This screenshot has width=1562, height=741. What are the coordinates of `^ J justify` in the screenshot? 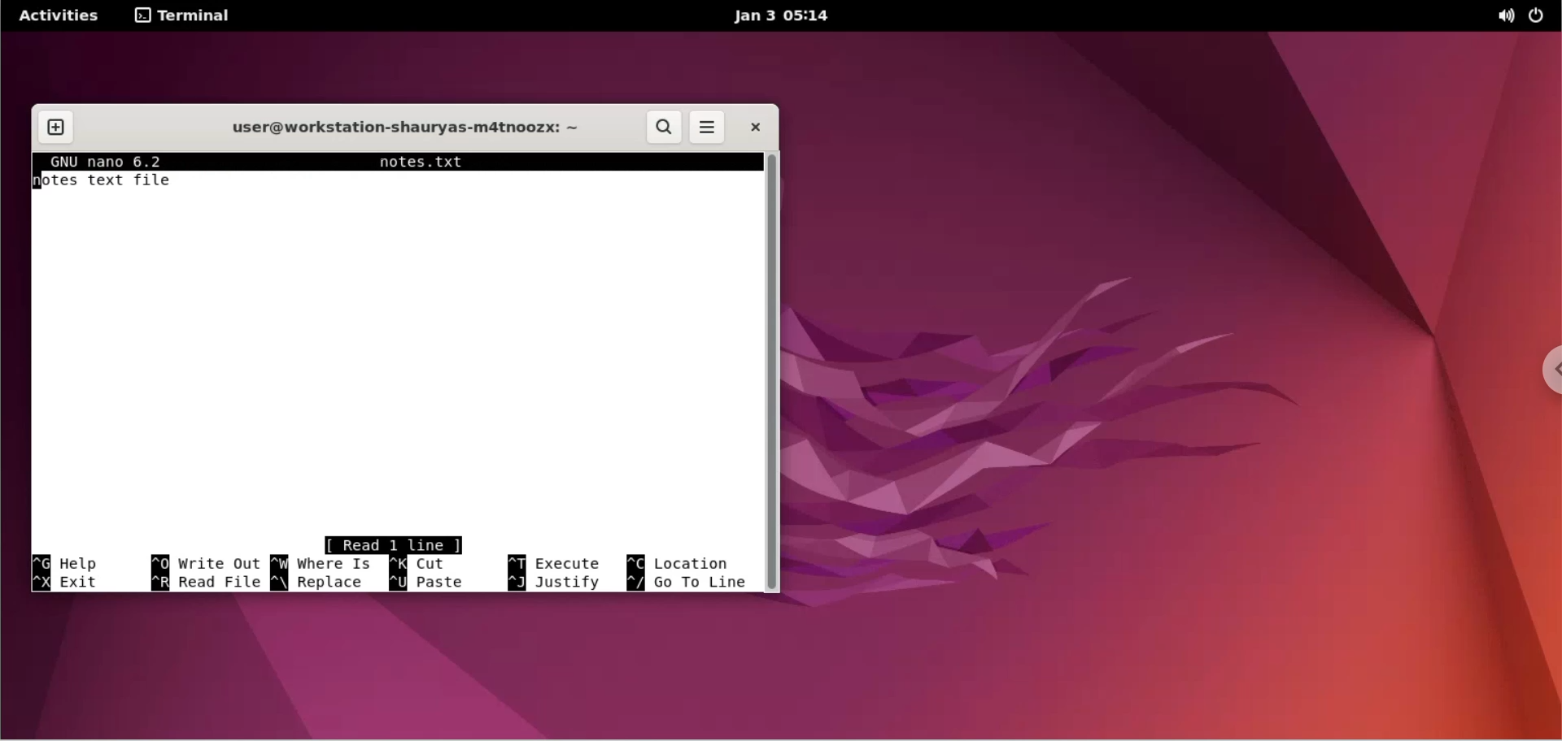 It's located at (564, 584).